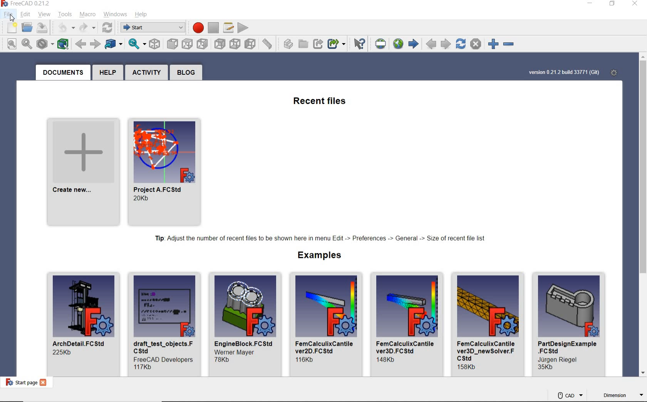 The height and width of the screenshot is (402, 647). Describe the element at coordinates (26, 15) in the screenshot. I see `EDIT` at that location.